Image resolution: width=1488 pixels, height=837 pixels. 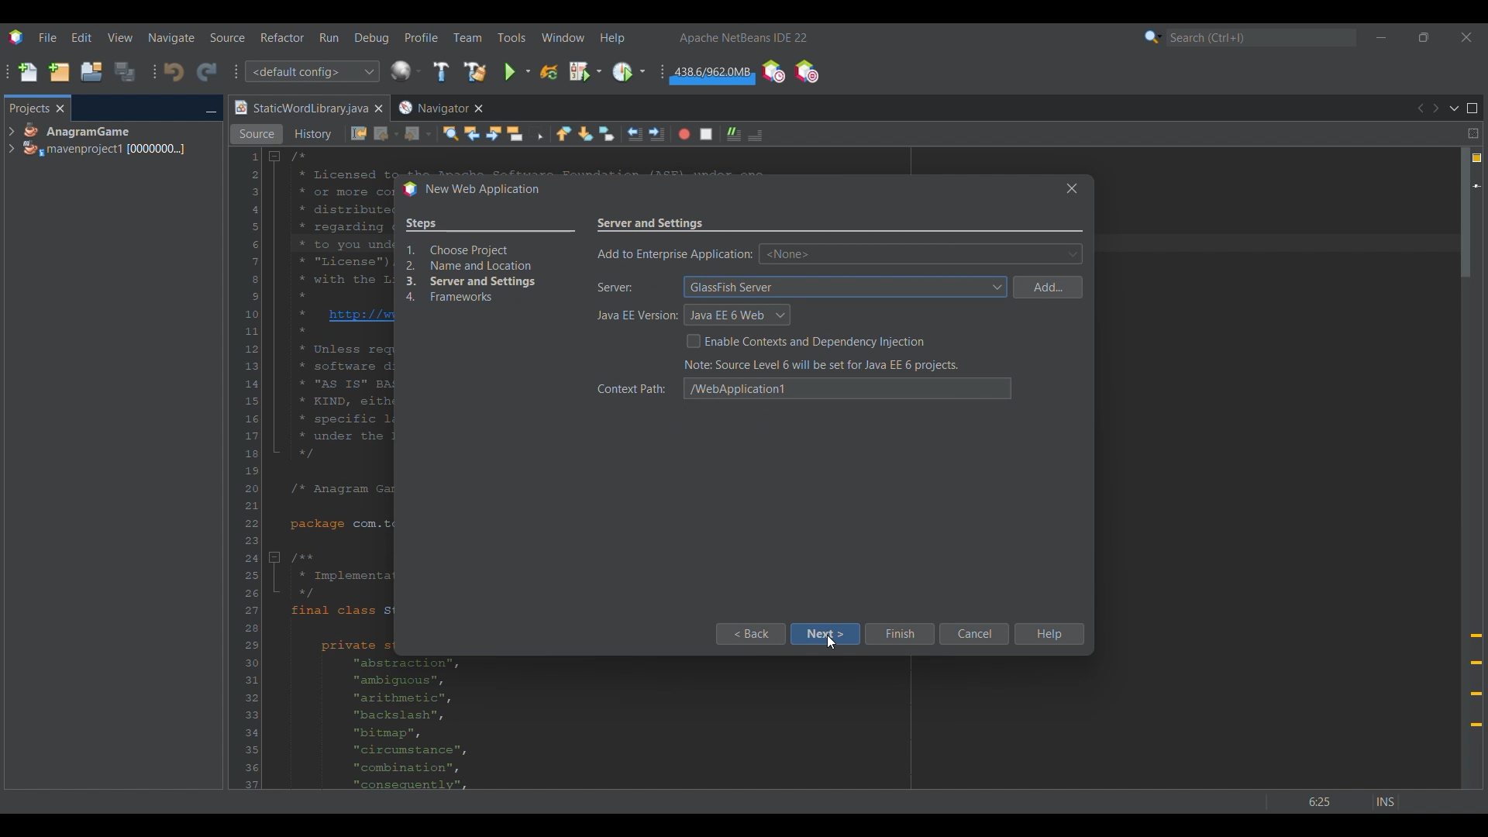 I want to click on Back, so click(x=749, y=634).